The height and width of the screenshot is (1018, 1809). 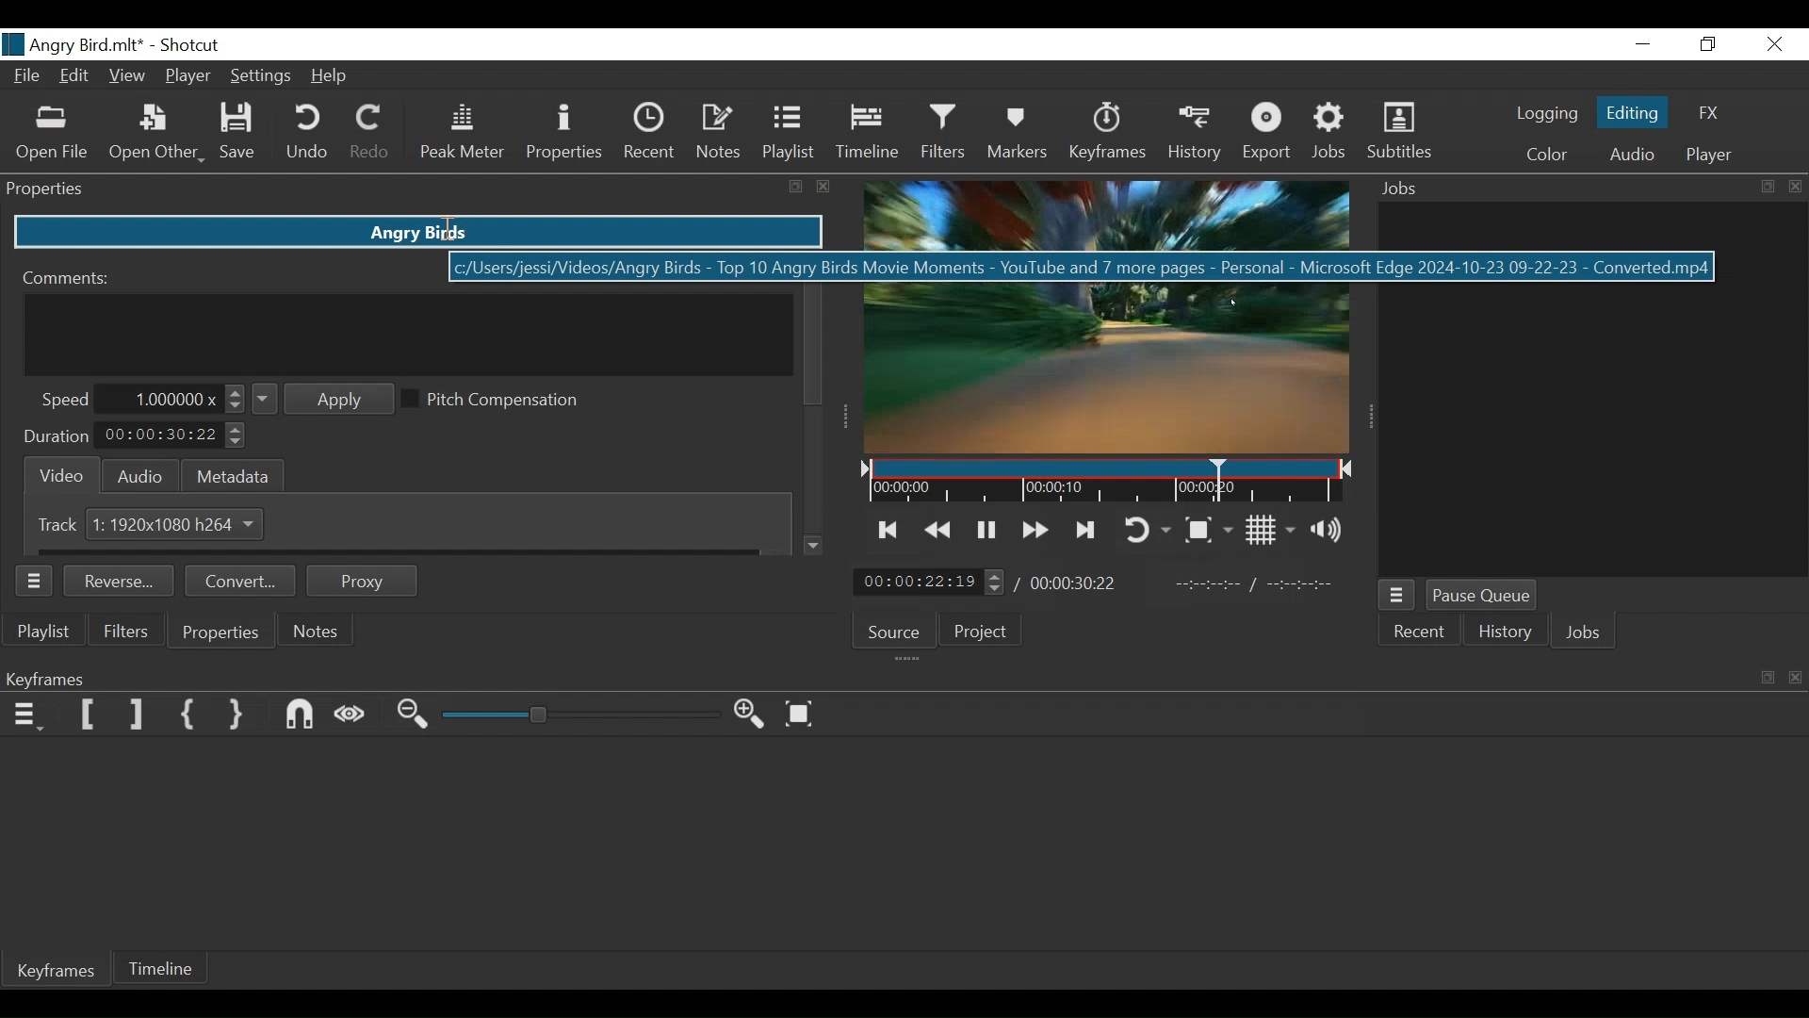 What do you see at coordinates (1212, 529) in the screenshot?
I see `Toggle Zoom` at bounding box center [1212, 529].